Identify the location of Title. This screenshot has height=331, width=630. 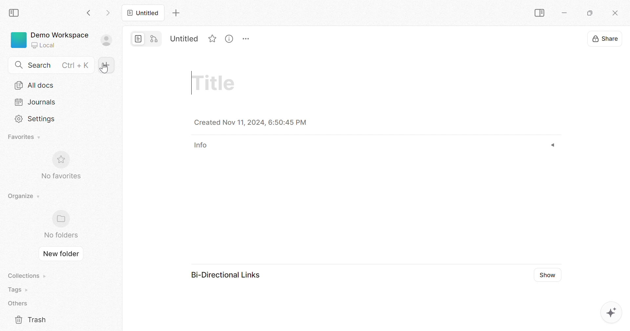
(215, 83).